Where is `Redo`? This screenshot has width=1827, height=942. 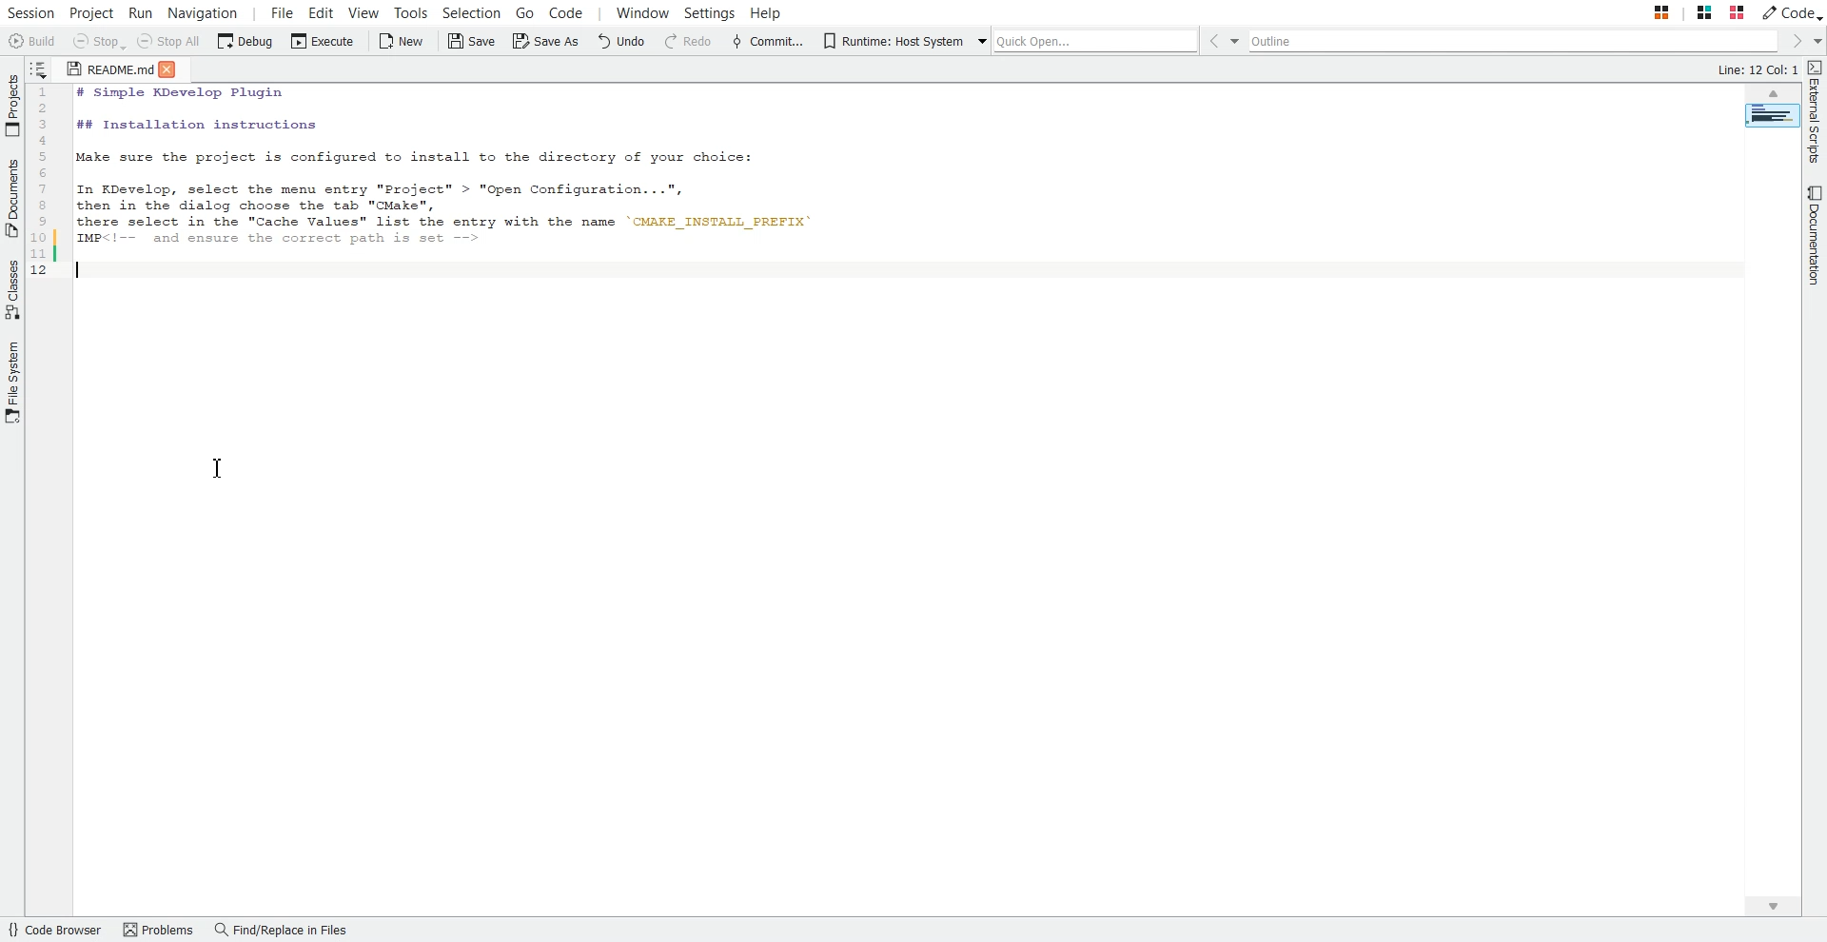
Redo is located at coordinates (689, 42).